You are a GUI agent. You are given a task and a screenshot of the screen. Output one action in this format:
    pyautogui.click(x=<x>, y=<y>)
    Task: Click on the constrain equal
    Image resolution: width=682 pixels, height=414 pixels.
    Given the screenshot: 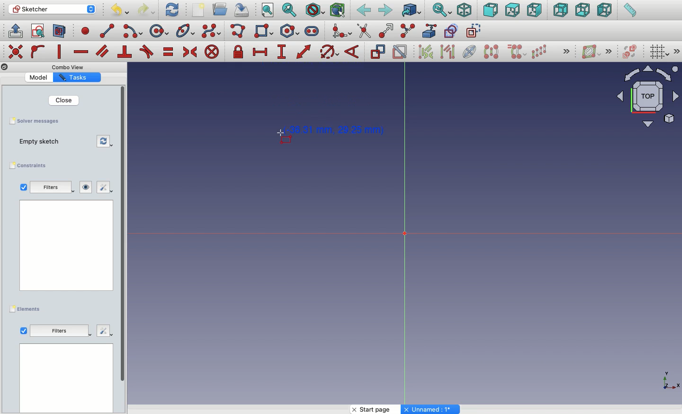 What is the action you would take?
    pyautogui.click(x=169, y=52)
    